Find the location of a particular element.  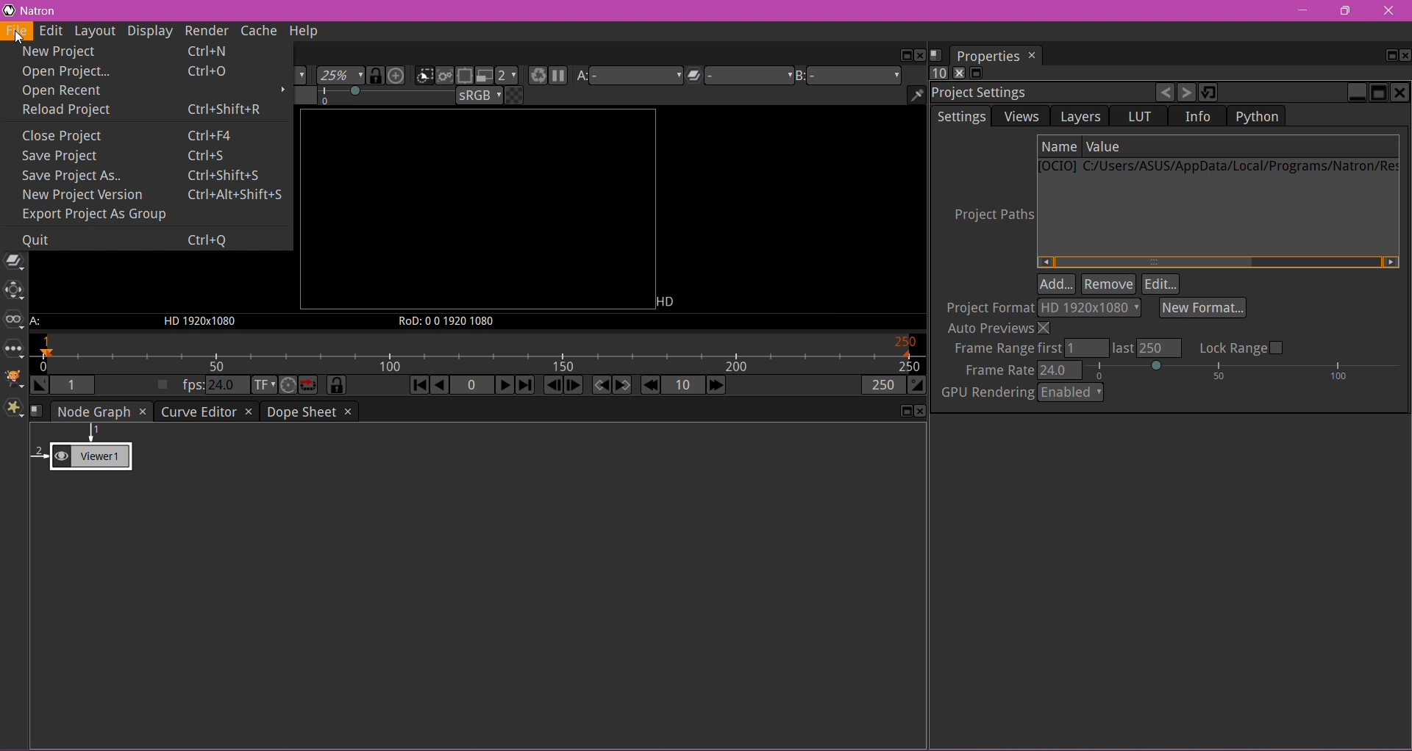

Set the playback in point at the current frame is located at coordinates (40, 385).